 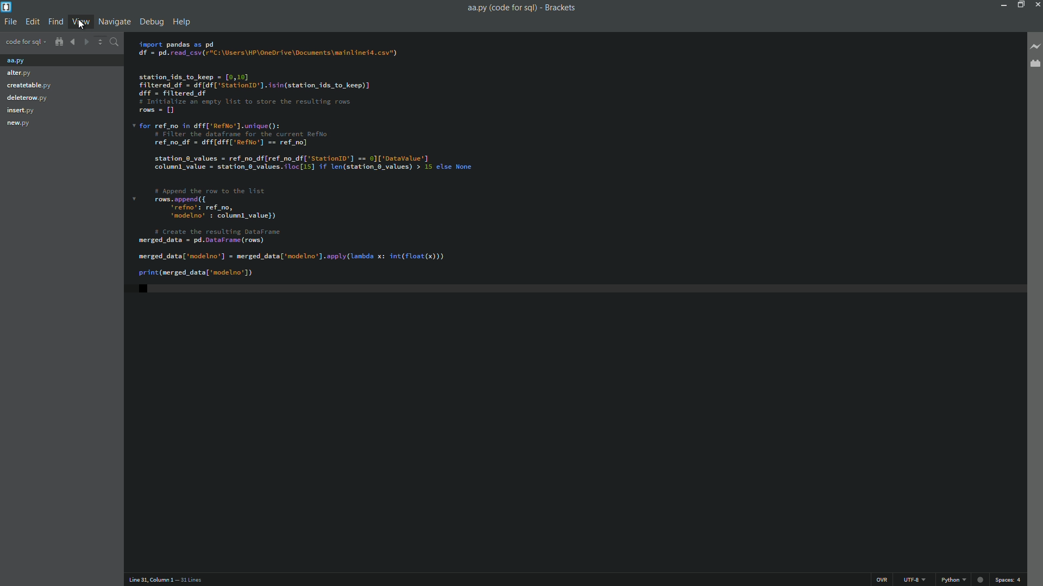 I want to click on live preview button, so click(x=1035, y=47).